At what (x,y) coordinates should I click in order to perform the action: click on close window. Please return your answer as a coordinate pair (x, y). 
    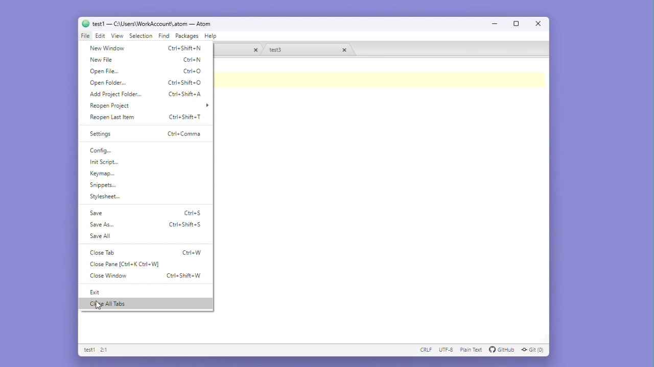
    Looking at the image, I should click on (110, 275).